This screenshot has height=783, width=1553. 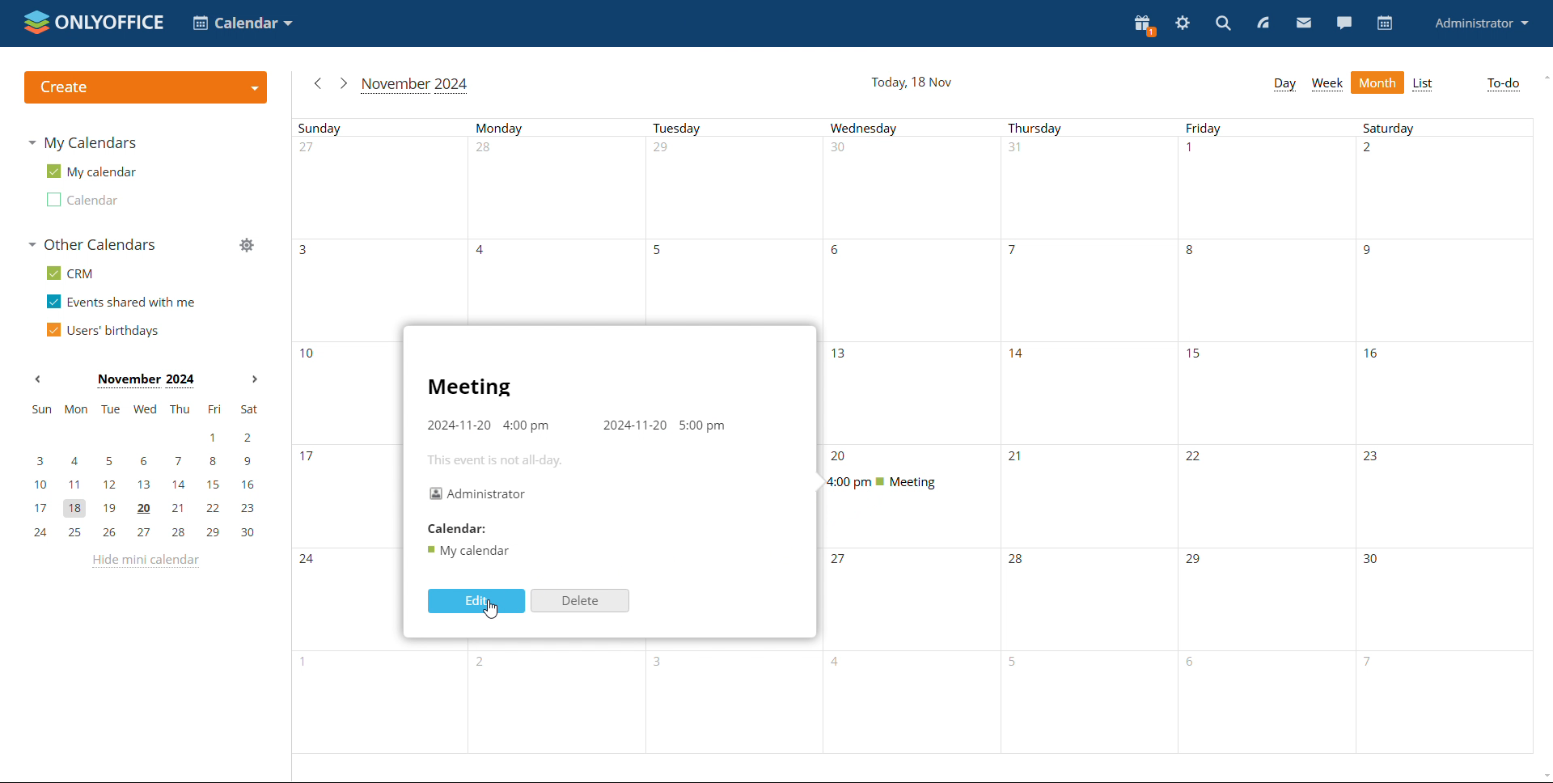 What do you see at coordinates (492, 609) in the screenshot?
I see `cursor` at bounding box center [492, 609].